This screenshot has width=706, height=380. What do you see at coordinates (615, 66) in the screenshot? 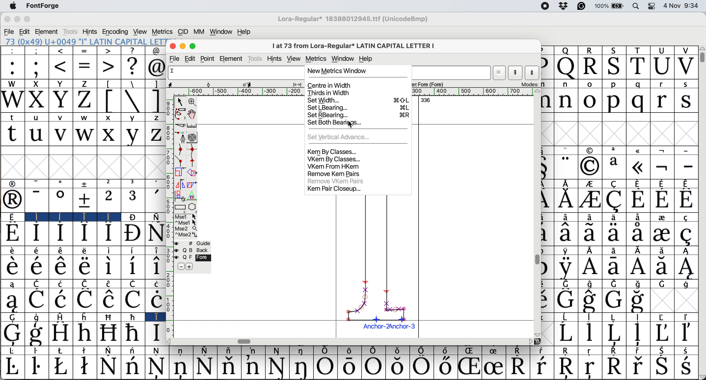
I see `S` at bounding box center [615, 66].